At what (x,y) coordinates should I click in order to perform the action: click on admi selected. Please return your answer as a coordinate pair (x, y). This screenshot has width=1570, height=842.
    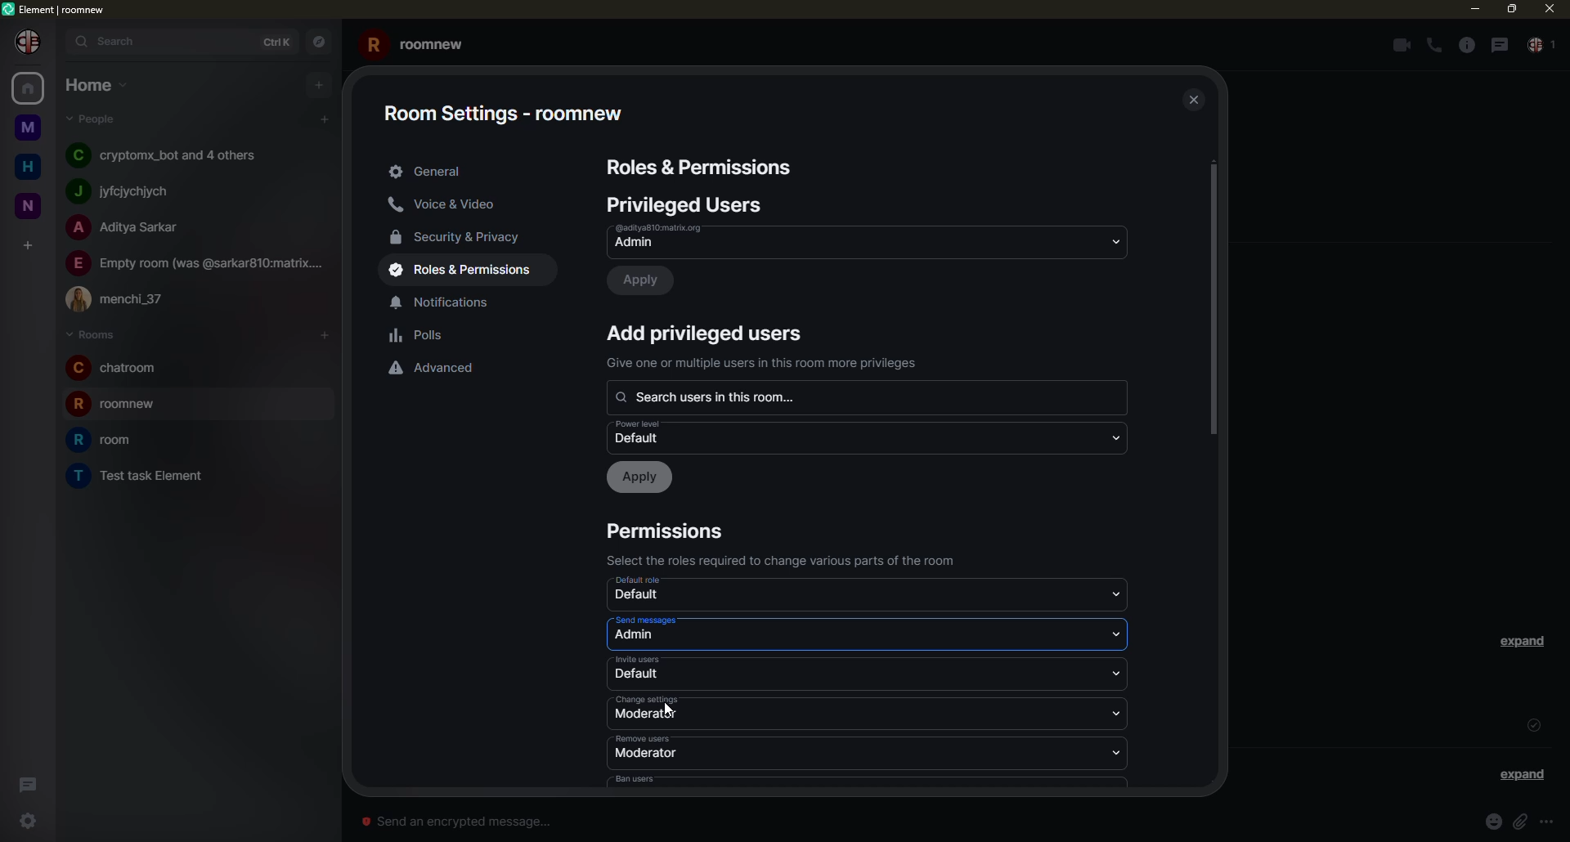
    Looking at the image, I should click on (643, 637).